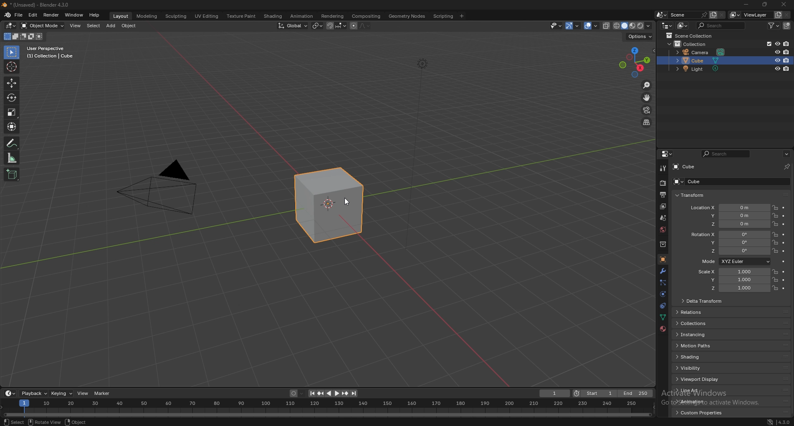  Describe the element at coordinates (11, 127) in the screenshot. I see `transform` at that location.